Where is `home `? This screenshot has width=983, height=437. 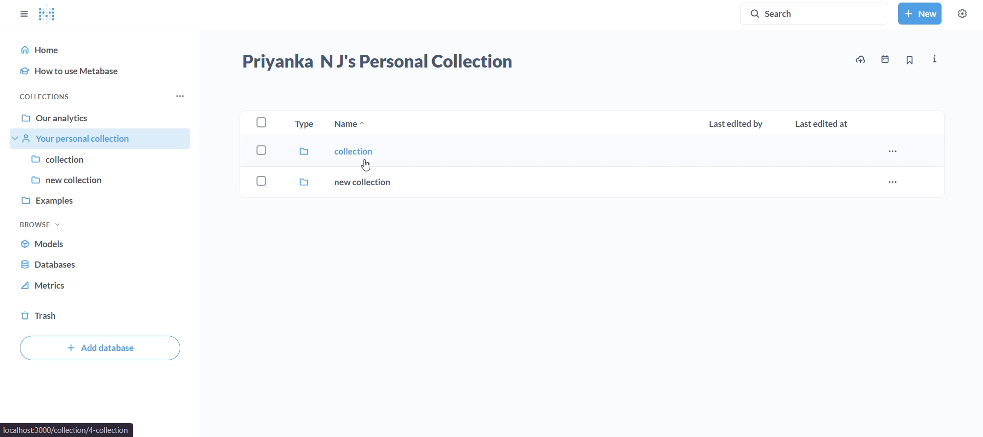
home  is located at coordinates (102, 48).